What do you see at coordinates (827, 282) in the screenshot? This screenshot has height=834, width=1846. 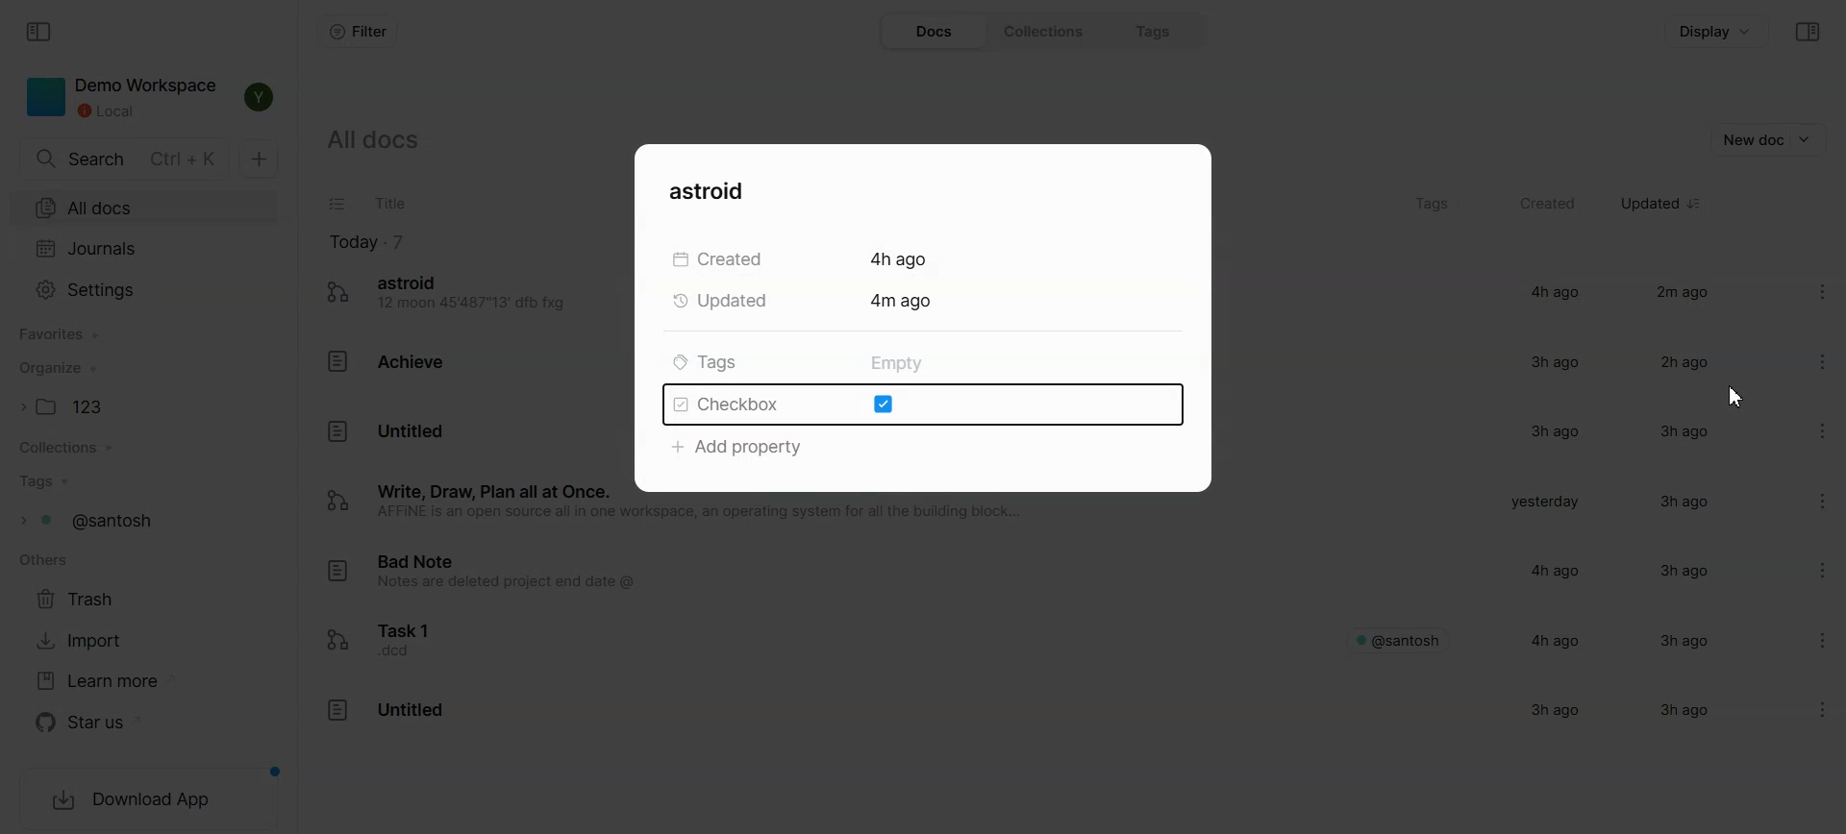 I see `£5 Created 4hago
© Updated 4m ago` at bounding box center [827, 282].